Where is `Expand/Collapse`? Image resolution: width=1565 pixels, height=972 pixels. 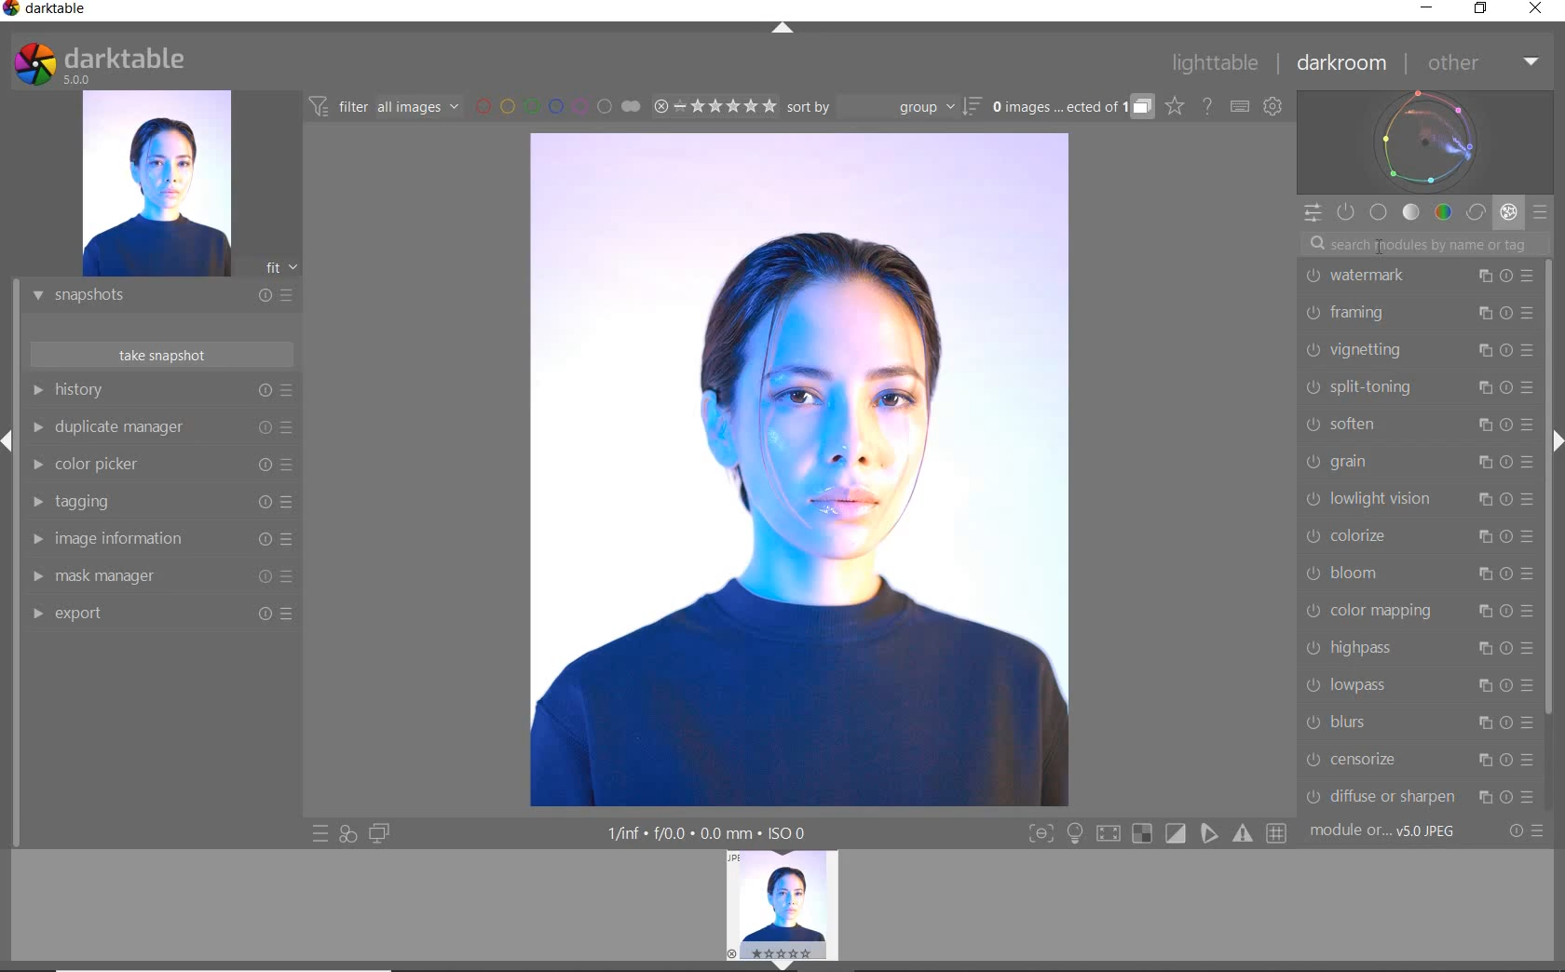 Expand/Collapse is located at coordinates (1555, 439).